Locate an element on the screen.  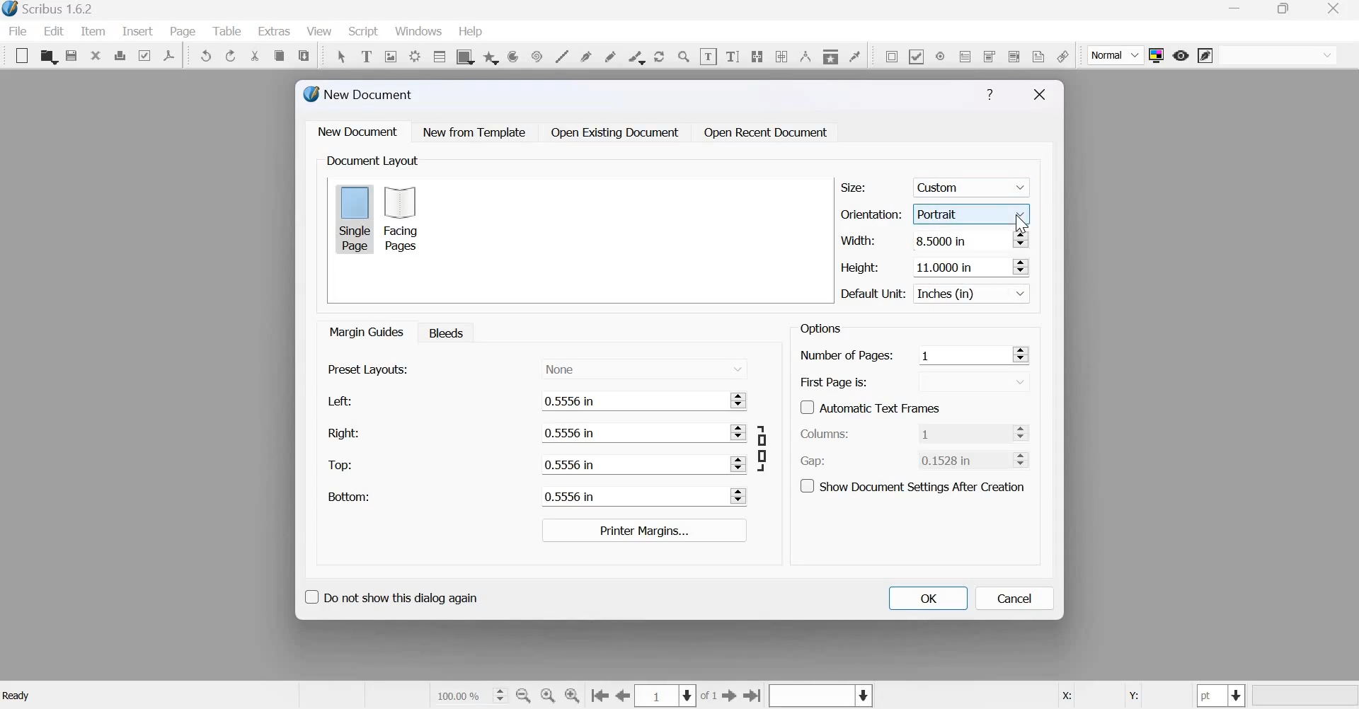
11.0000 in is located at coordinates (952, 266).